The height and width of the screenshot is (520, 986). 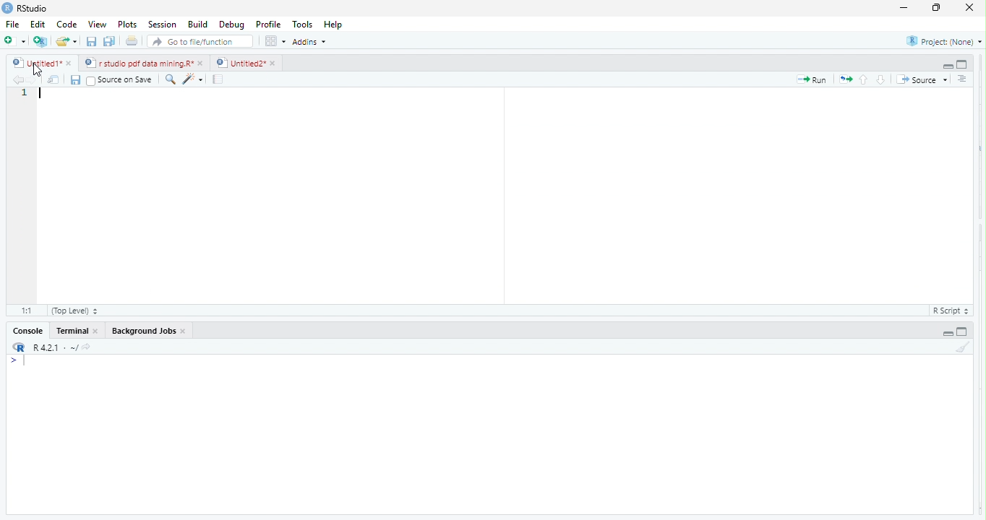 I want to click on new file, so click(x=14, y=40).